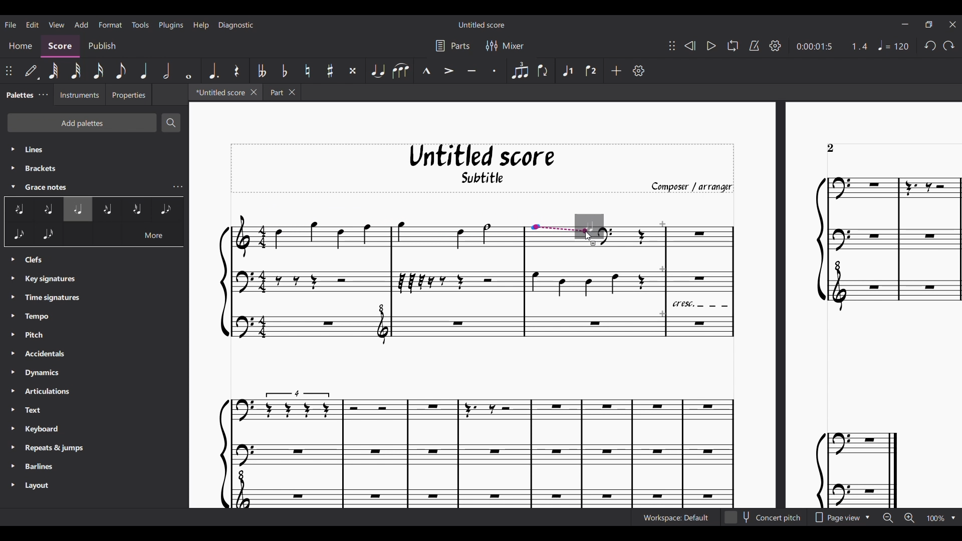 This screenshot has height=541, width=962. Describe the element at coordinates (218, 92) in the screenshot. I see `Current tab` at that location.